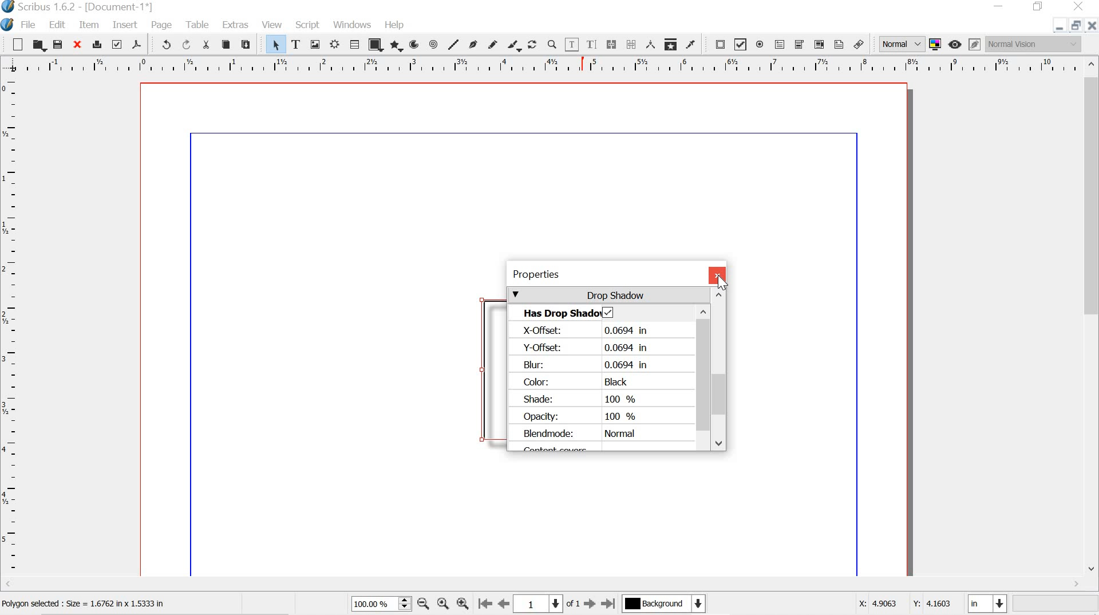 The width and height of the screenshot is (1099, 615). I want to click on CLOSE, so click(1092, 26).